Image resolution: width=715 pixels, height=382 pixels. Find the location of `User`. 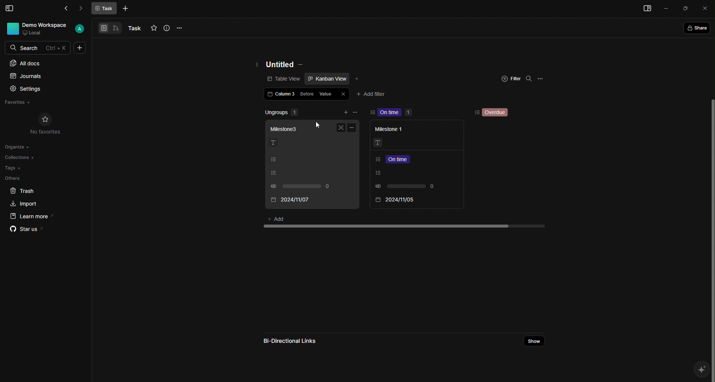

User is located at coordinates (45, 29).